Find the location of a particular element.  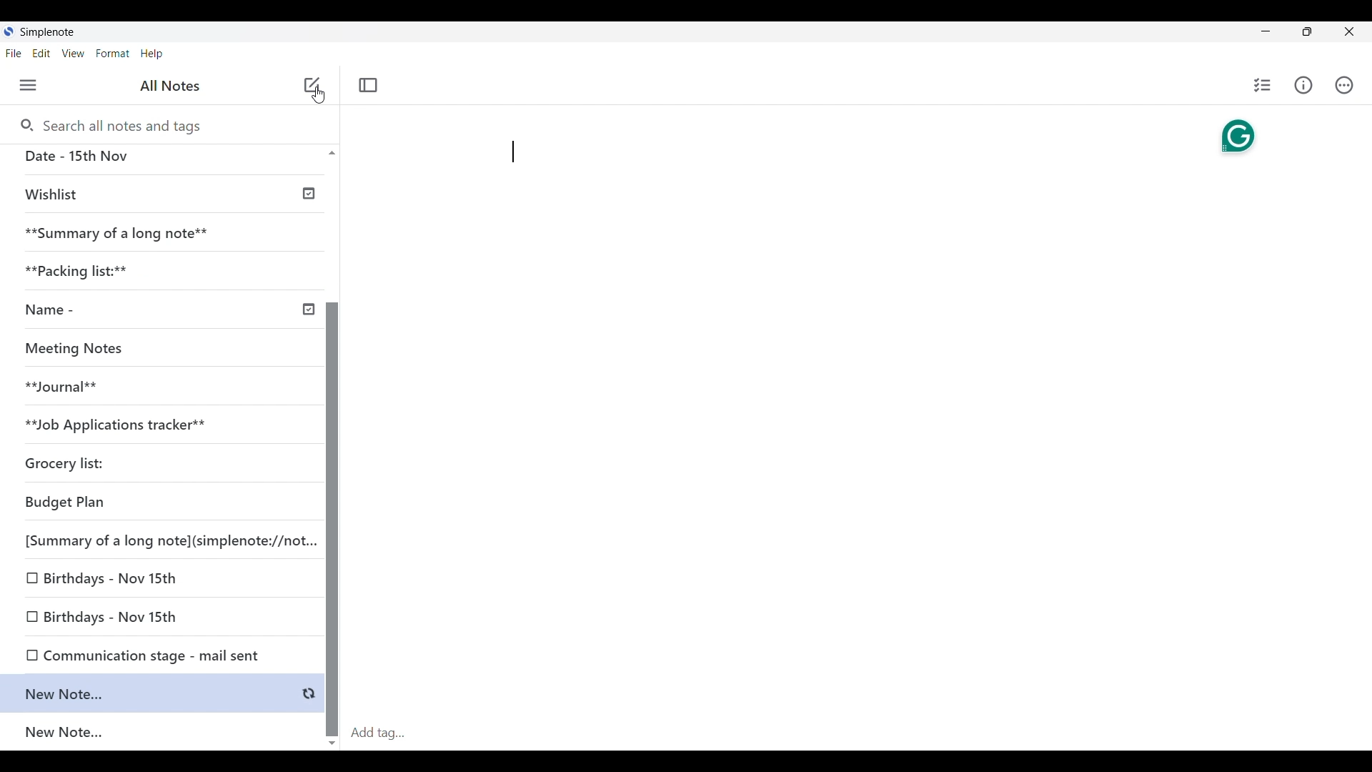

**Job Applications tracker** is located at coordinates (157, 427).